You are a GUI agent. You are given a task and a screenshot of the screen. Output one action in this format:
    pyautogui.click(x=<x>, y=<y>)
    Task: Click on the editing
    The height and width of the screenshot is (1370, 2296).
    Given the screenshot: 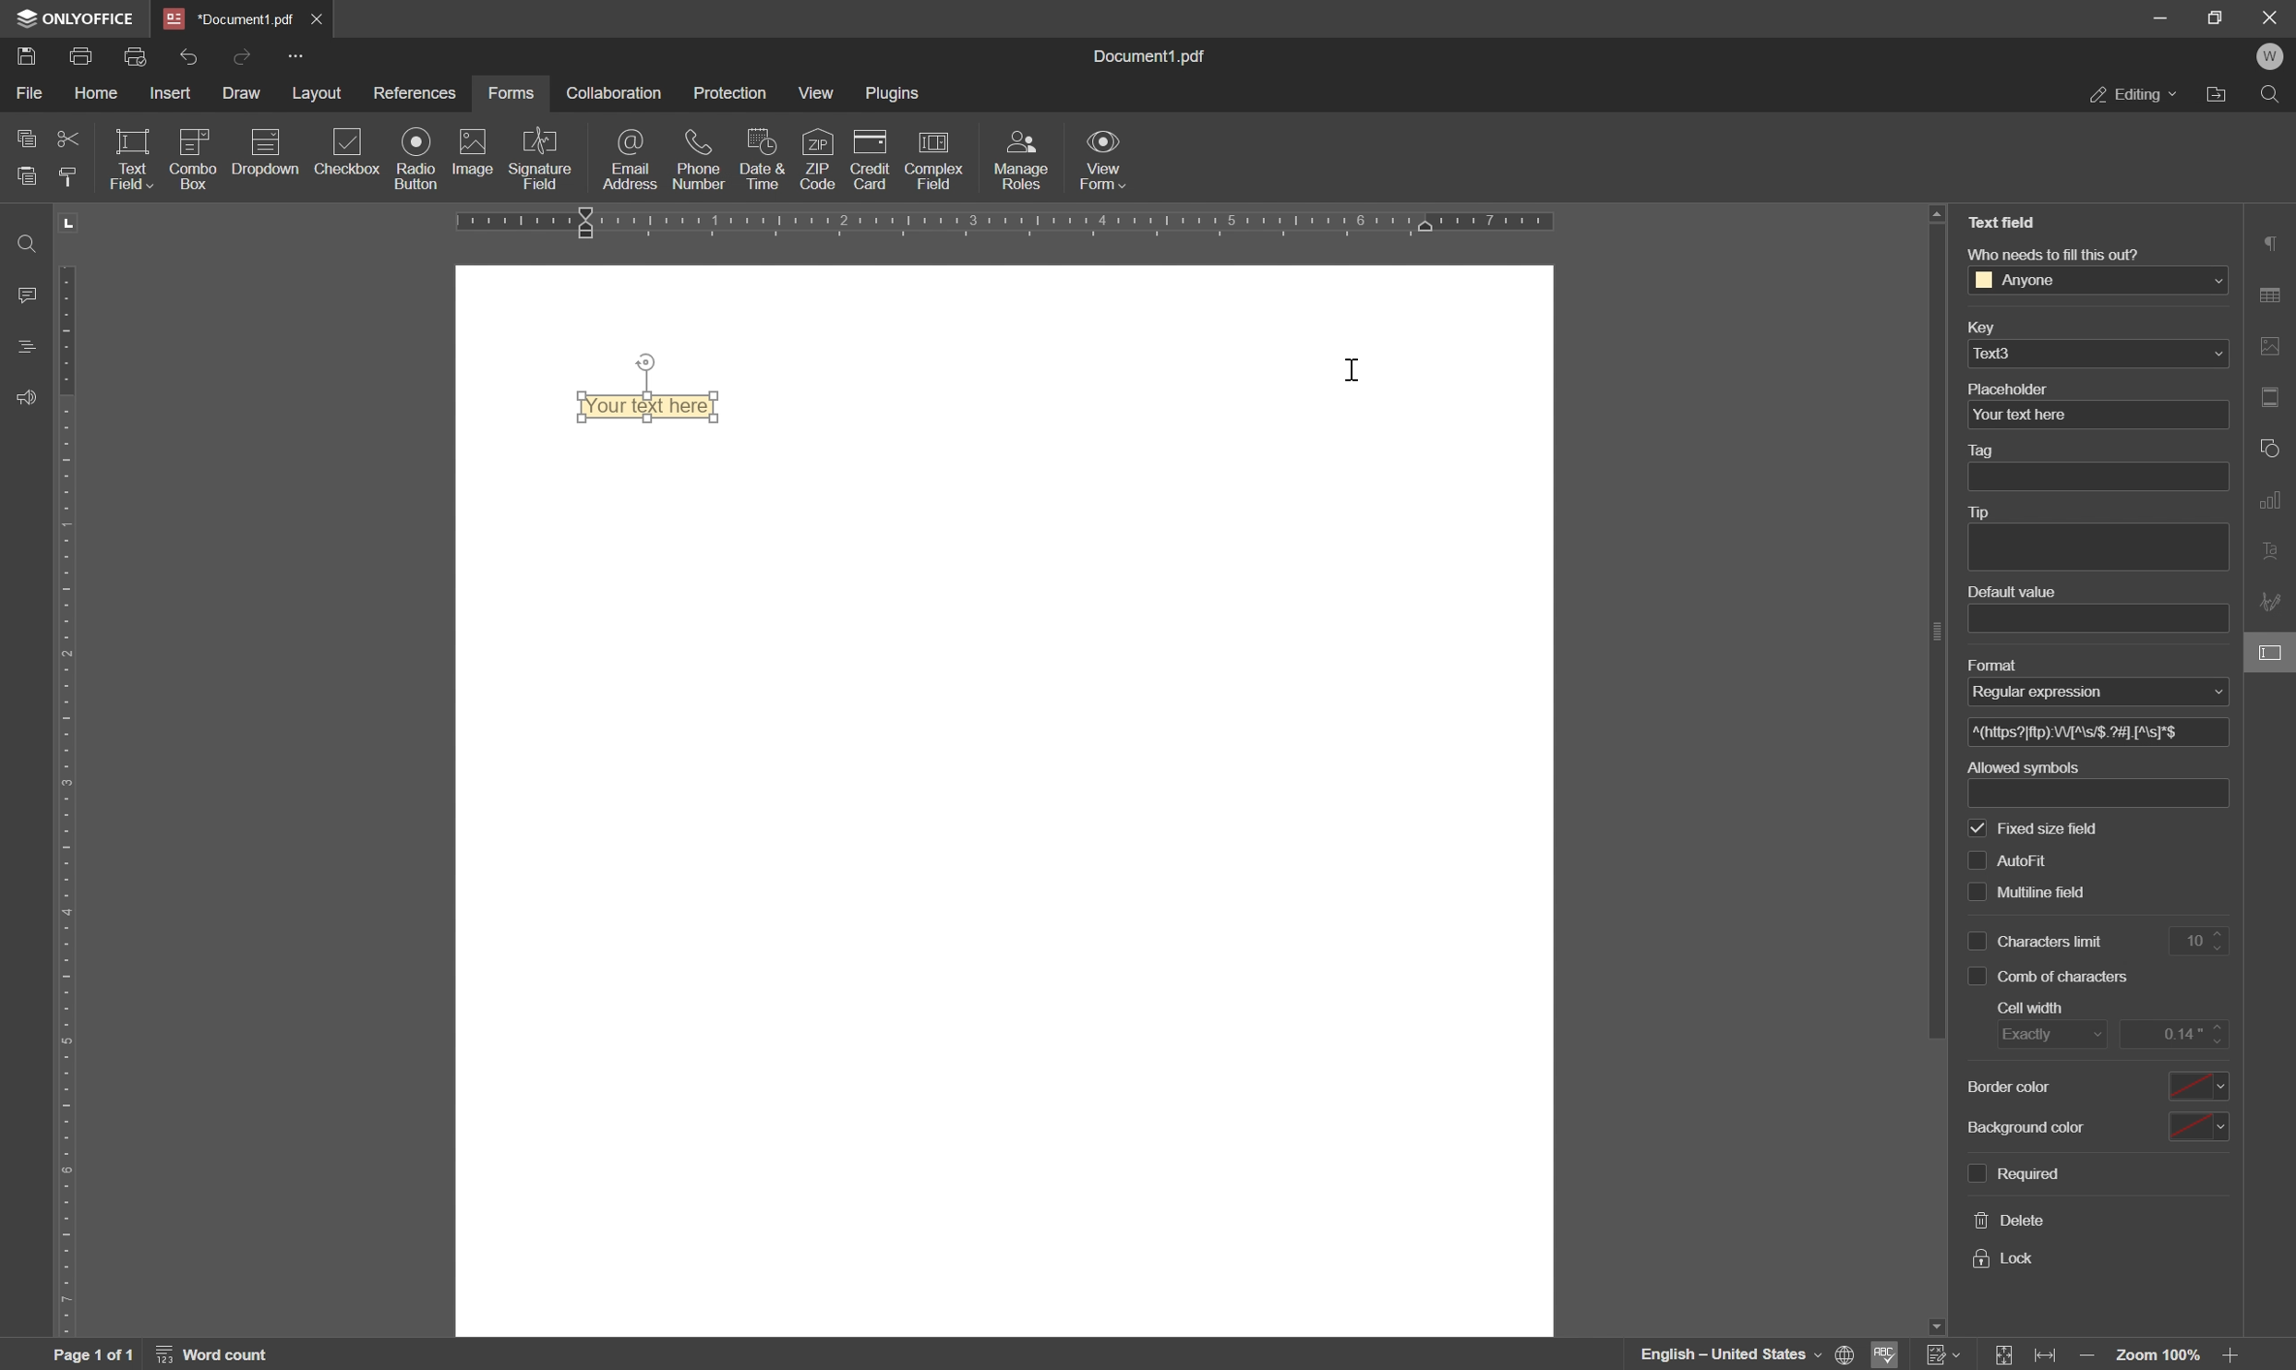 What is the action you would take?
    pyautogui.click(x=2133, y=97)
    